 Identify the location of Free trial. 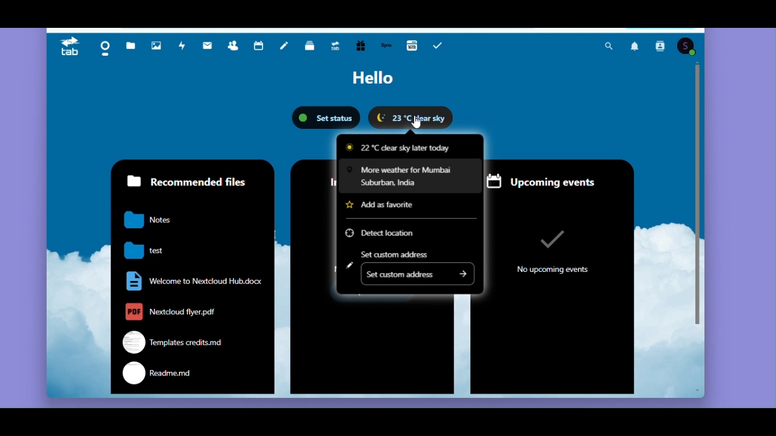
(363, 46).